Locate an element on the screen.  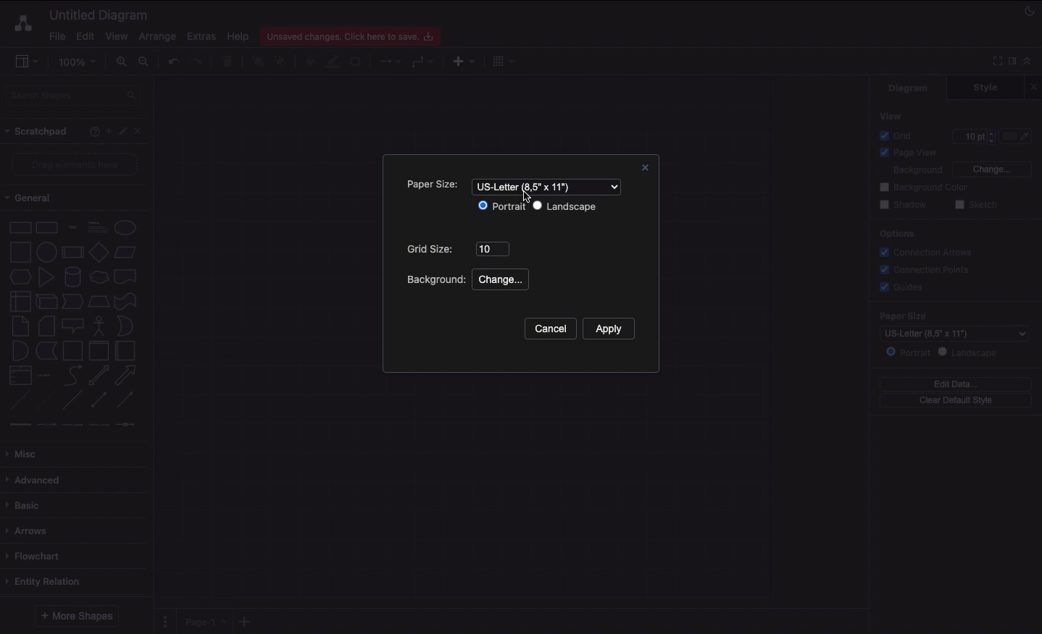
Edit is located at coordinates (125, 132).